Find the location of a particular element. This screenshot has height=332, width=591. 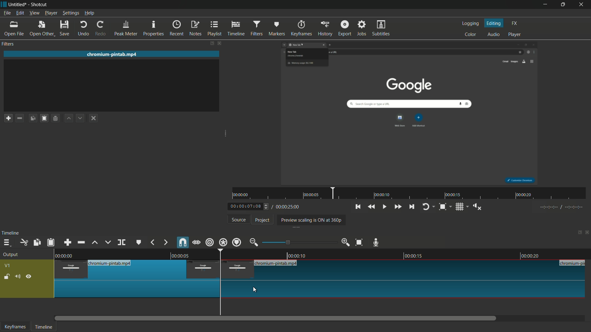

playlist is located at coordinates (215, 28).